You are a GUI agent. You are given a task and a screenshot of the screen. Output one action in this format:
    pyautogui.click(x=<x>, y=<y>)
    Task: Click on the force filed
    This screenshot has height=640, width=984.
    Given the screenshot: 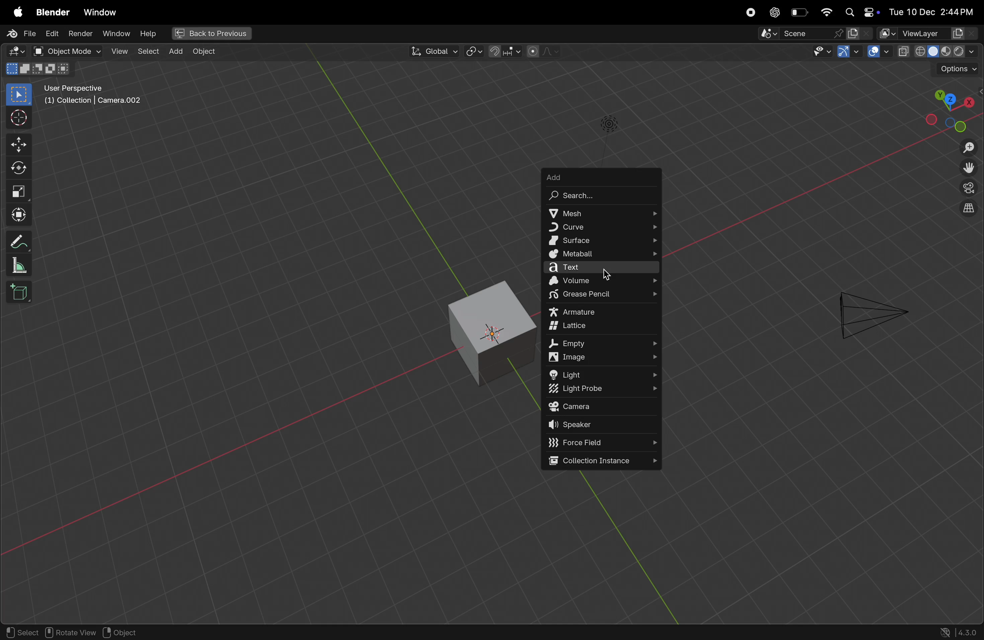 What is the action you would take?
    pyautogui.click(x=602, y=442)
    